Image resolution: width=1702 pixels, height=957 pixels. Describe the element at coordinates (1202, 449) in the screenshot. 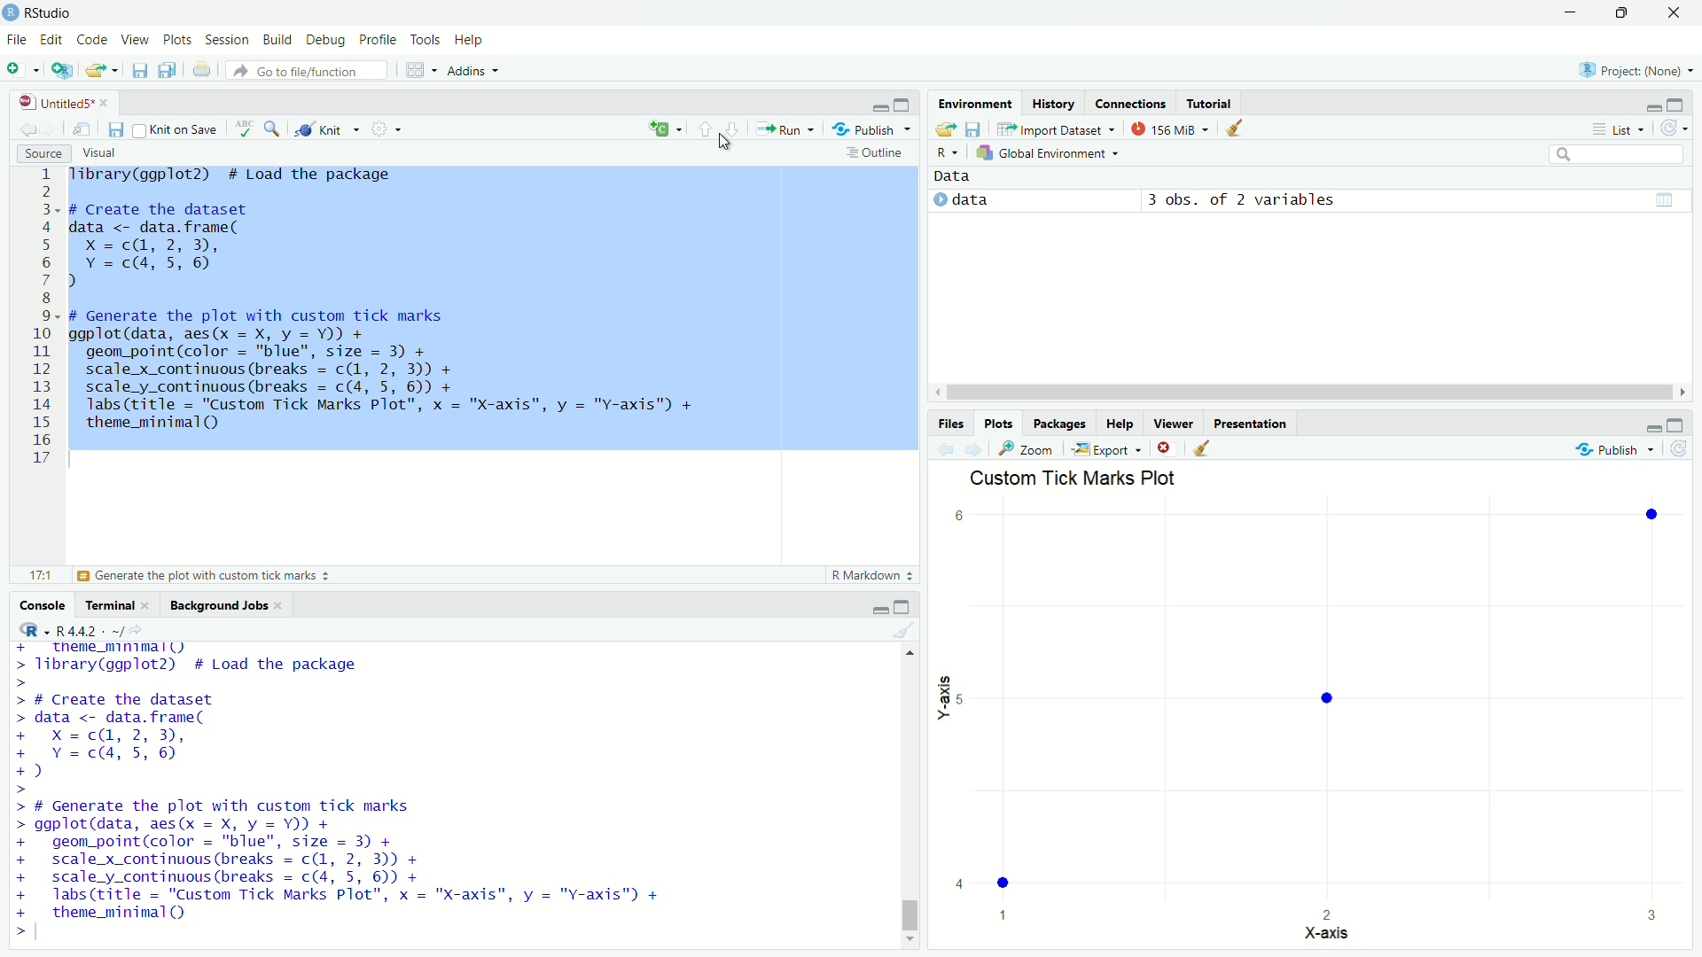

I see `clear all plots` at that location.